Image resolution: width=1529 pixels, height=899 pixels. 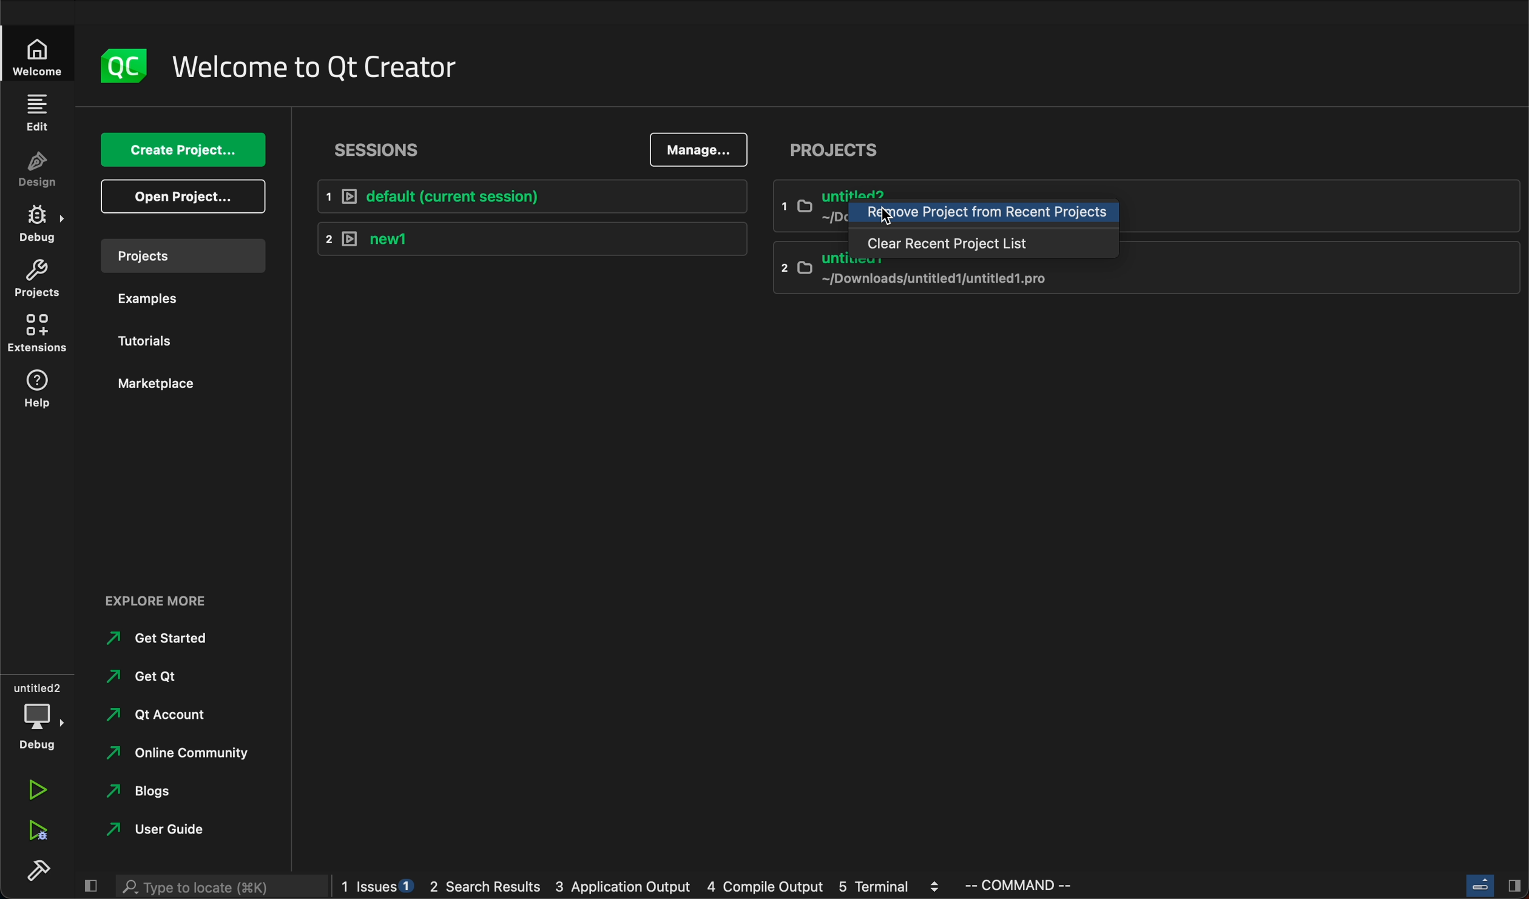 What do you see at coordinates (36, 52) in the screenshot?
I see `welcome` at bounding box center [36, 52].